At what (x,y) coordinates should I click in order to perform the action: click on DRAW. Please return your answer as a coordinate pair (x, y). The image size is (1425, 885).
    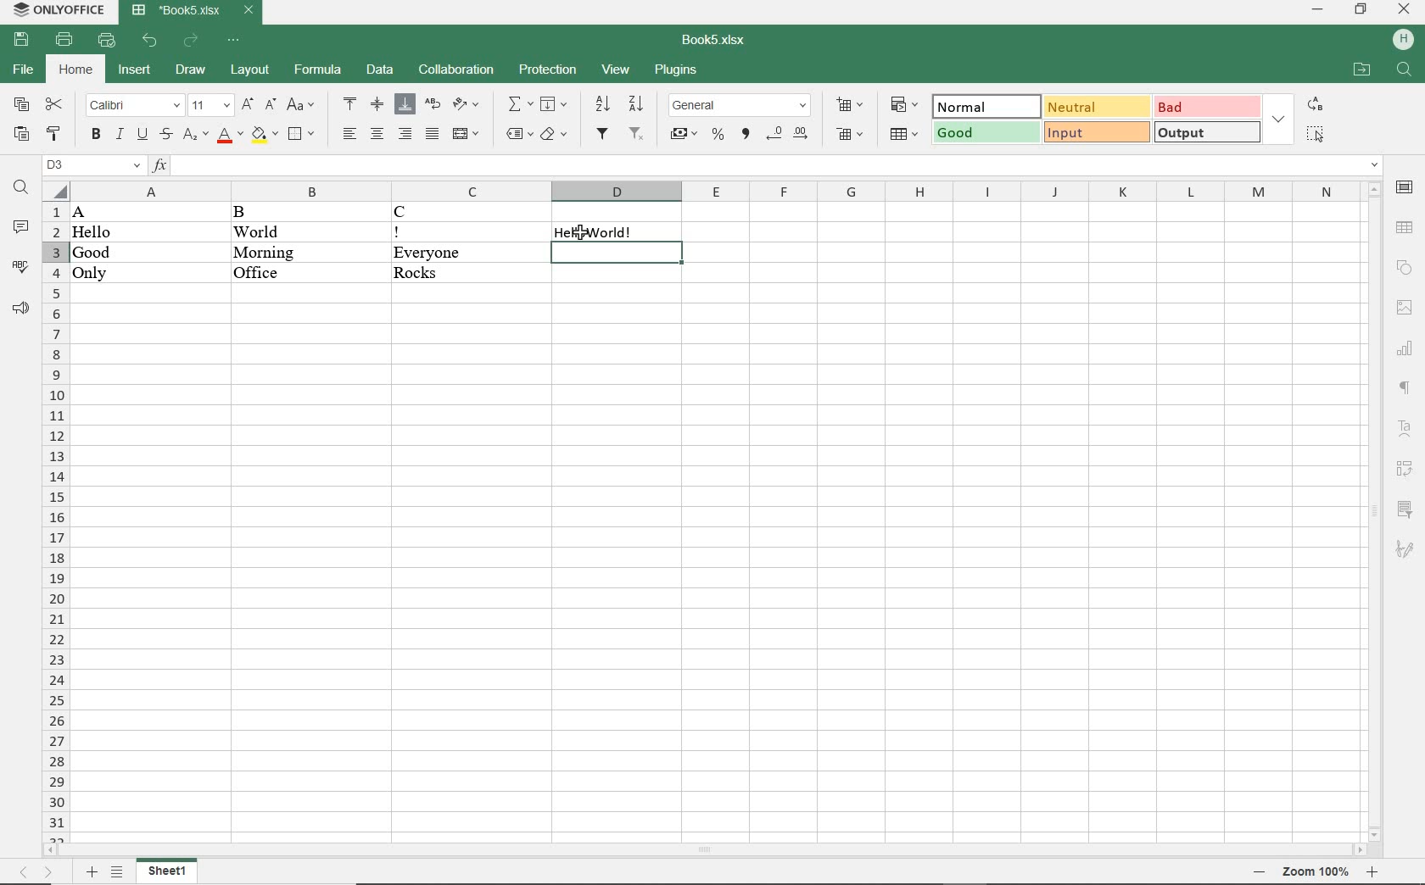
    Looking at the image, I should click on (192, 70).